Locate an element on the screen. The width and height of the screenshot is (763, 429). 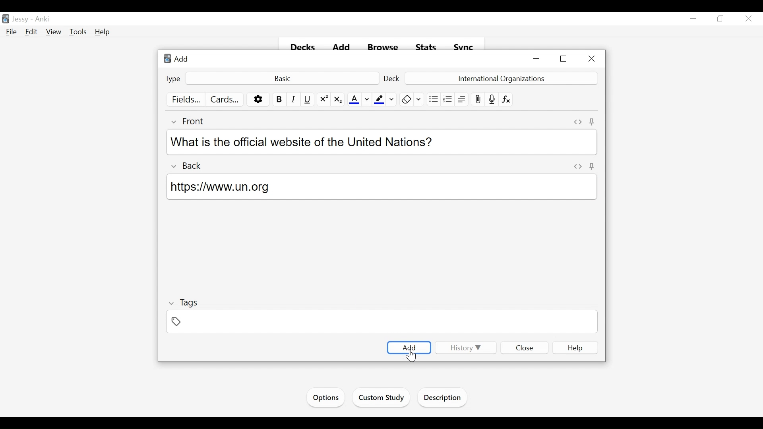
Bold Text is located at coordinates (279, 99).